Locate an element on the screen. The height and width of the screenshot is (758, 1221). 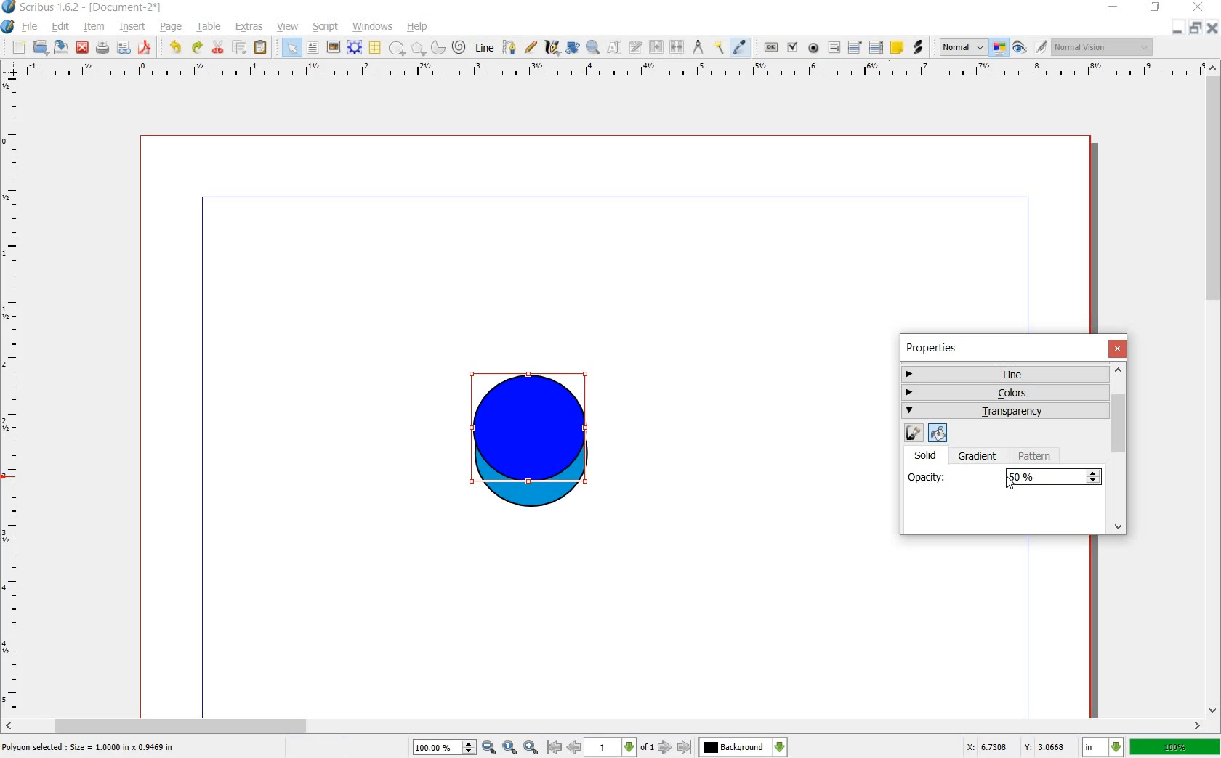
edit contents of frame is located at coordinates (613, 47).